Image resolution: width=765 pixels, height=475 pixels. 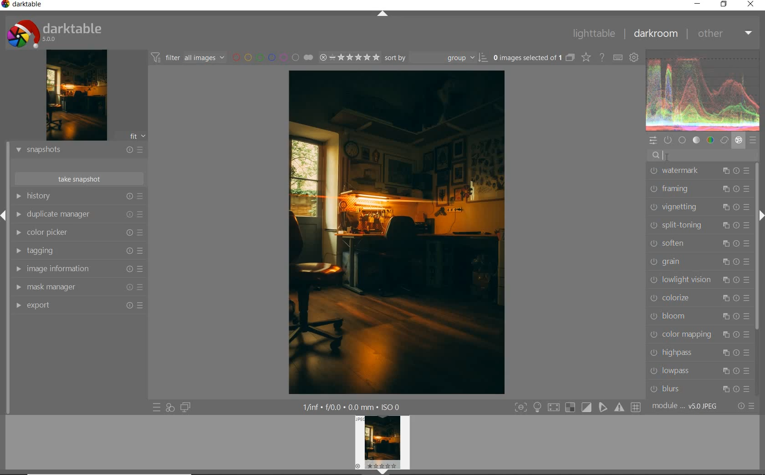 What do you see at coordinates (701, 370) in the screenshot?
I see `lowpass` at bounding box center [701, 370].